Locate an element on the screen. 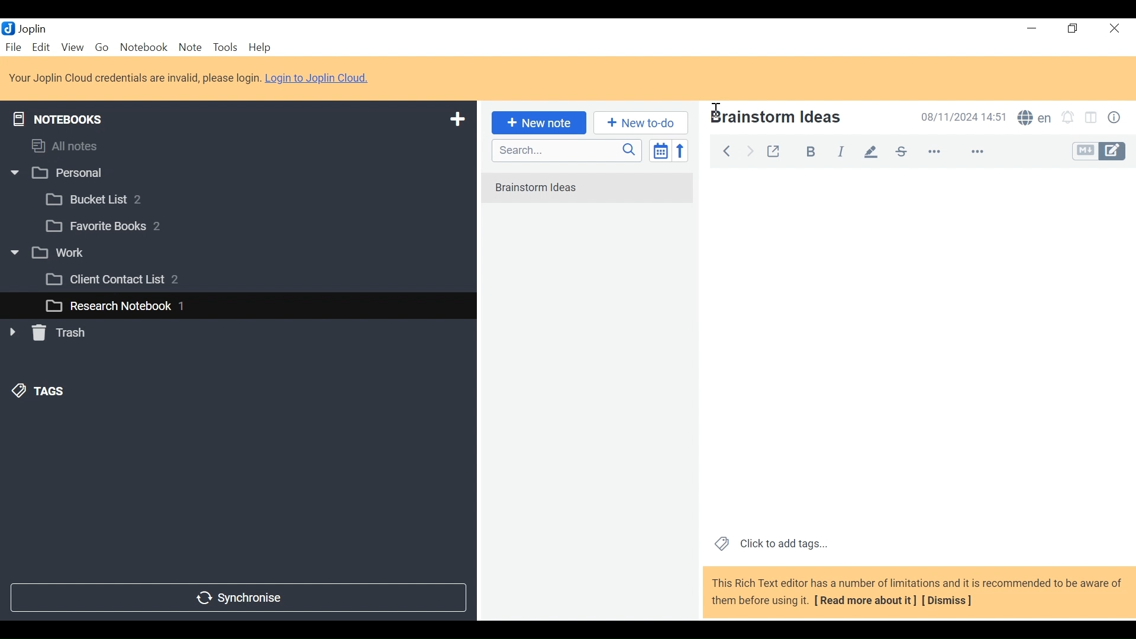  No notes in here. Create one by clicking
on "New note". is located at coordinates (590, 195).